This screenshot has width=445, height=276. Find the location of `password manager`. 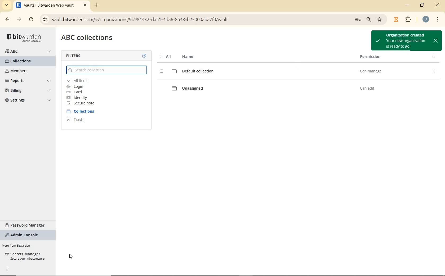

password manager is located at coordinates (30, 226).